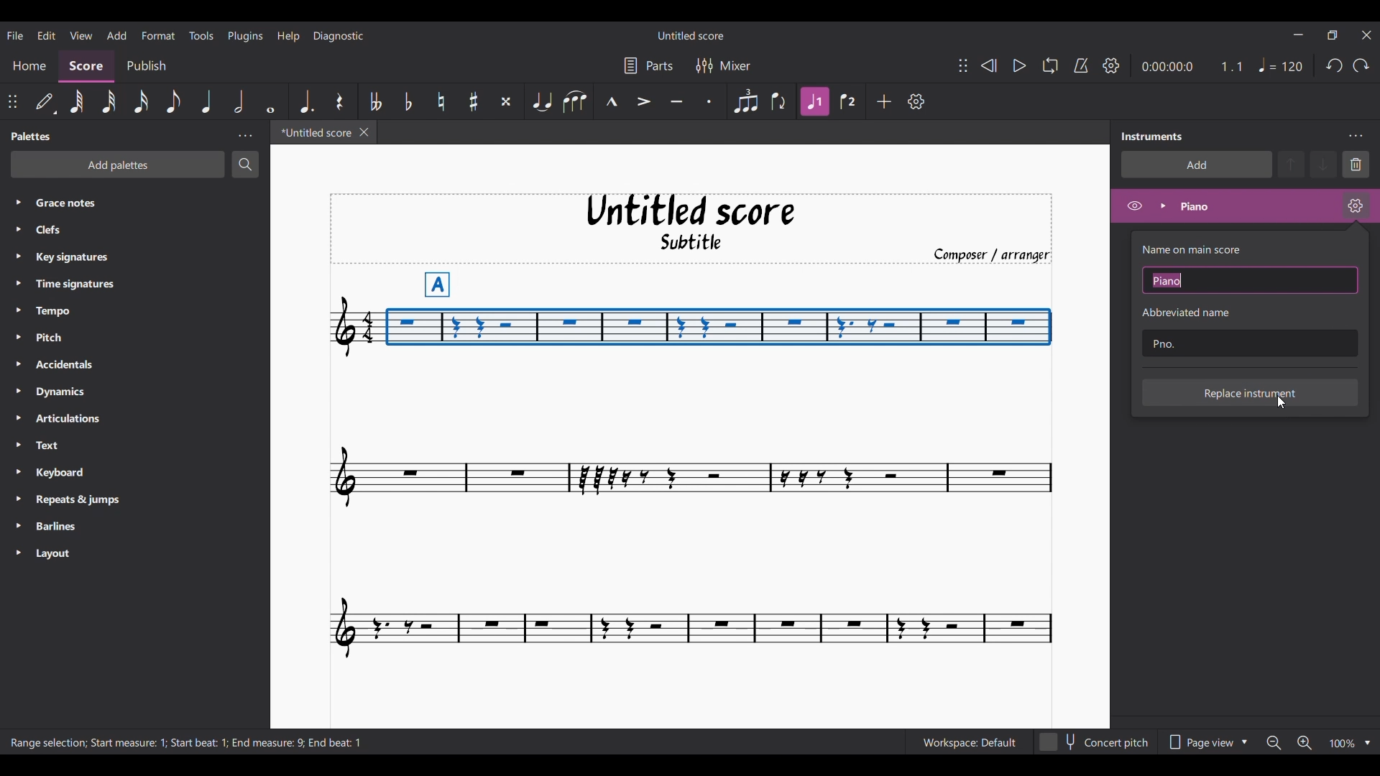 The image size is (1380, 776). Describe the element at coordinates (114, 230) in the screenshot. I see `Clefs` at that location.